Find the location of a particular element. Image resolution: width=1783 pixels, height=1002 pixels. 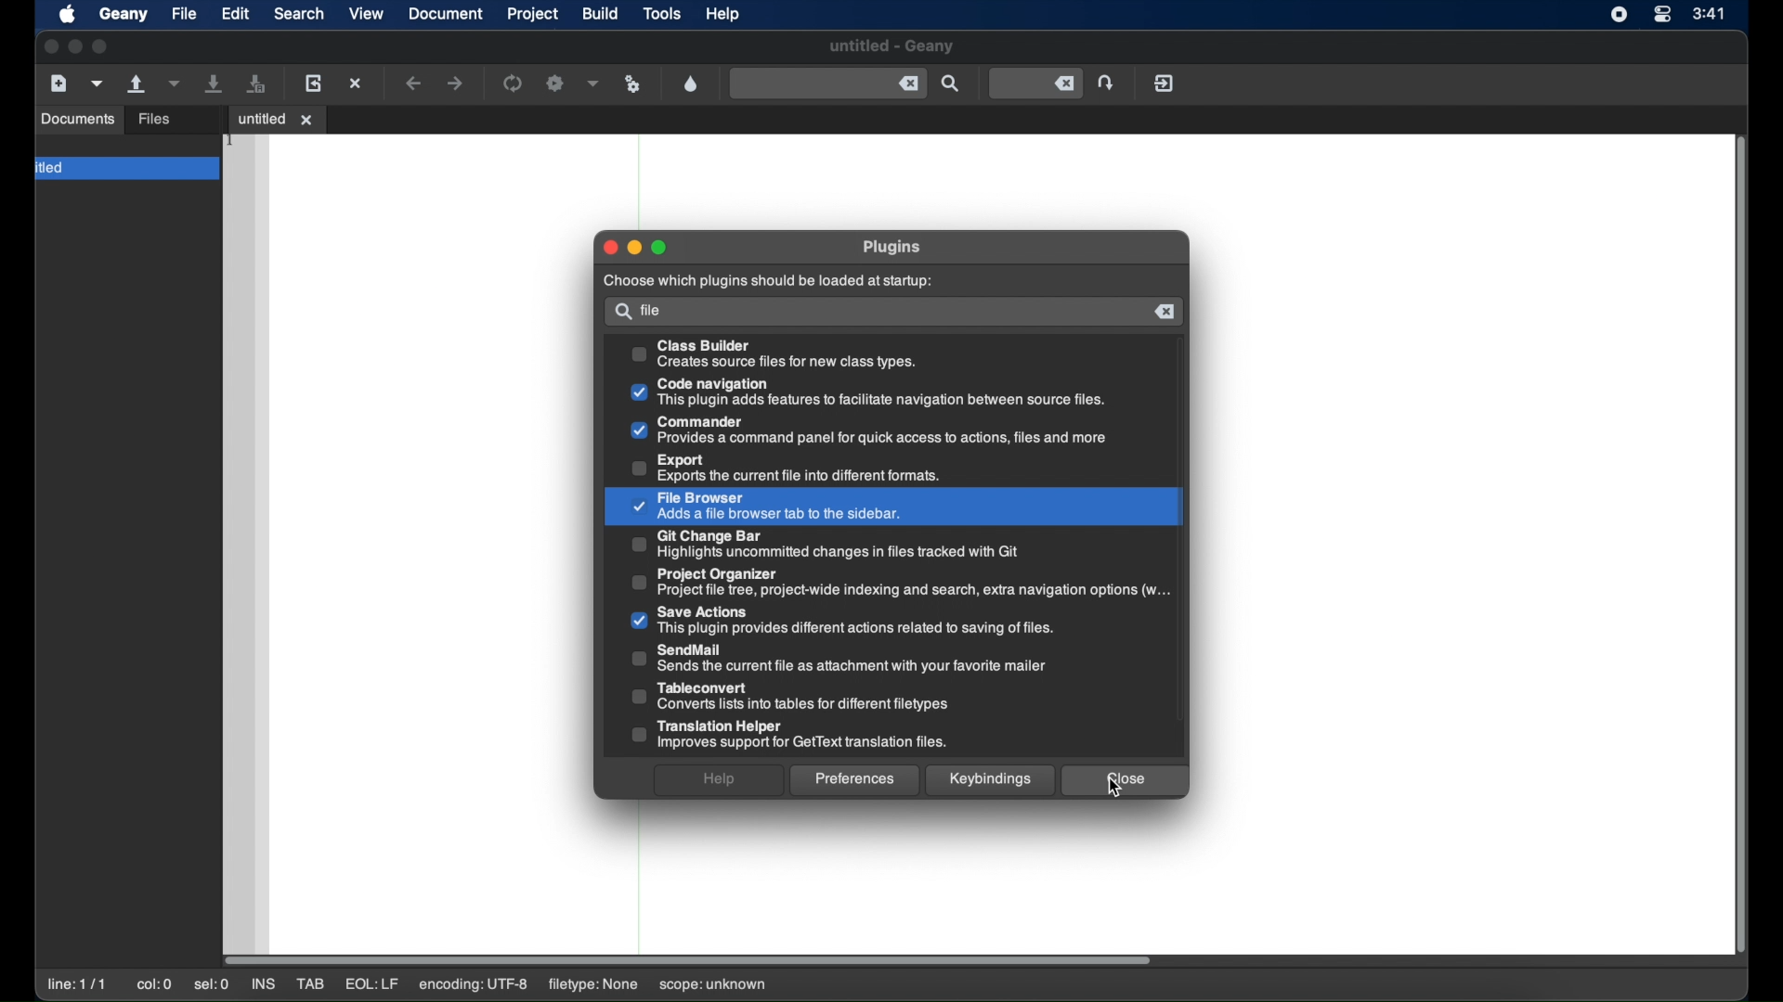

col: 0 is located at coordinates (154, 984).